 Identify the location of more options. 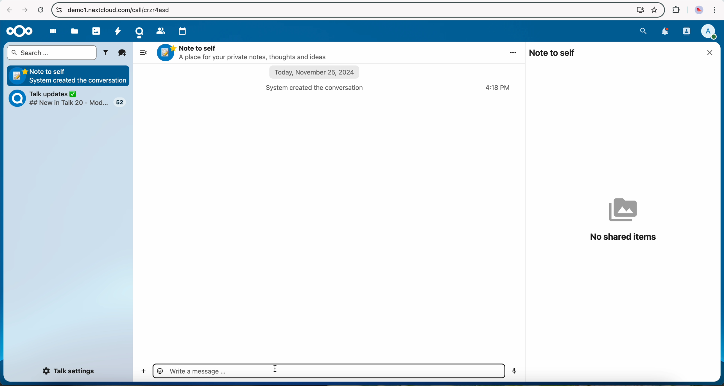
(514, 52).